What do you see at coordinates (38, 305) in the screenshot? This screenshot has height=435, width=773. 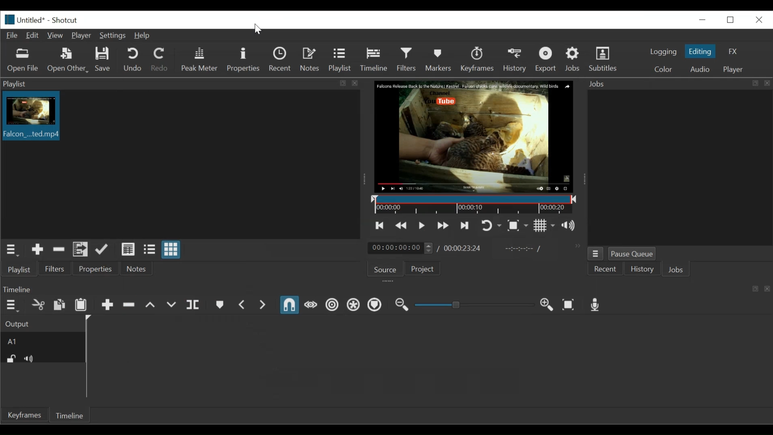 I see `Cut` at bounding box center [38, 305].